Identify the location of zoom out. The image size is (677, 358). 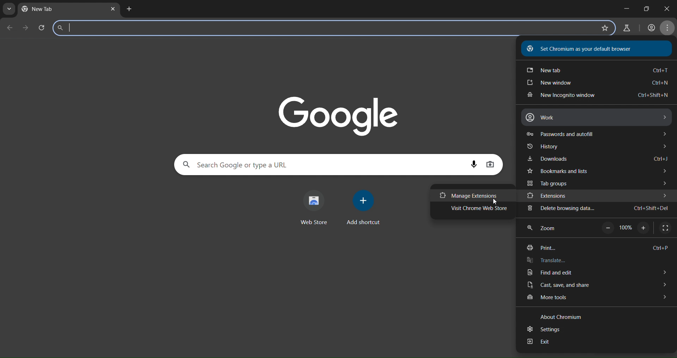
(608, 227).